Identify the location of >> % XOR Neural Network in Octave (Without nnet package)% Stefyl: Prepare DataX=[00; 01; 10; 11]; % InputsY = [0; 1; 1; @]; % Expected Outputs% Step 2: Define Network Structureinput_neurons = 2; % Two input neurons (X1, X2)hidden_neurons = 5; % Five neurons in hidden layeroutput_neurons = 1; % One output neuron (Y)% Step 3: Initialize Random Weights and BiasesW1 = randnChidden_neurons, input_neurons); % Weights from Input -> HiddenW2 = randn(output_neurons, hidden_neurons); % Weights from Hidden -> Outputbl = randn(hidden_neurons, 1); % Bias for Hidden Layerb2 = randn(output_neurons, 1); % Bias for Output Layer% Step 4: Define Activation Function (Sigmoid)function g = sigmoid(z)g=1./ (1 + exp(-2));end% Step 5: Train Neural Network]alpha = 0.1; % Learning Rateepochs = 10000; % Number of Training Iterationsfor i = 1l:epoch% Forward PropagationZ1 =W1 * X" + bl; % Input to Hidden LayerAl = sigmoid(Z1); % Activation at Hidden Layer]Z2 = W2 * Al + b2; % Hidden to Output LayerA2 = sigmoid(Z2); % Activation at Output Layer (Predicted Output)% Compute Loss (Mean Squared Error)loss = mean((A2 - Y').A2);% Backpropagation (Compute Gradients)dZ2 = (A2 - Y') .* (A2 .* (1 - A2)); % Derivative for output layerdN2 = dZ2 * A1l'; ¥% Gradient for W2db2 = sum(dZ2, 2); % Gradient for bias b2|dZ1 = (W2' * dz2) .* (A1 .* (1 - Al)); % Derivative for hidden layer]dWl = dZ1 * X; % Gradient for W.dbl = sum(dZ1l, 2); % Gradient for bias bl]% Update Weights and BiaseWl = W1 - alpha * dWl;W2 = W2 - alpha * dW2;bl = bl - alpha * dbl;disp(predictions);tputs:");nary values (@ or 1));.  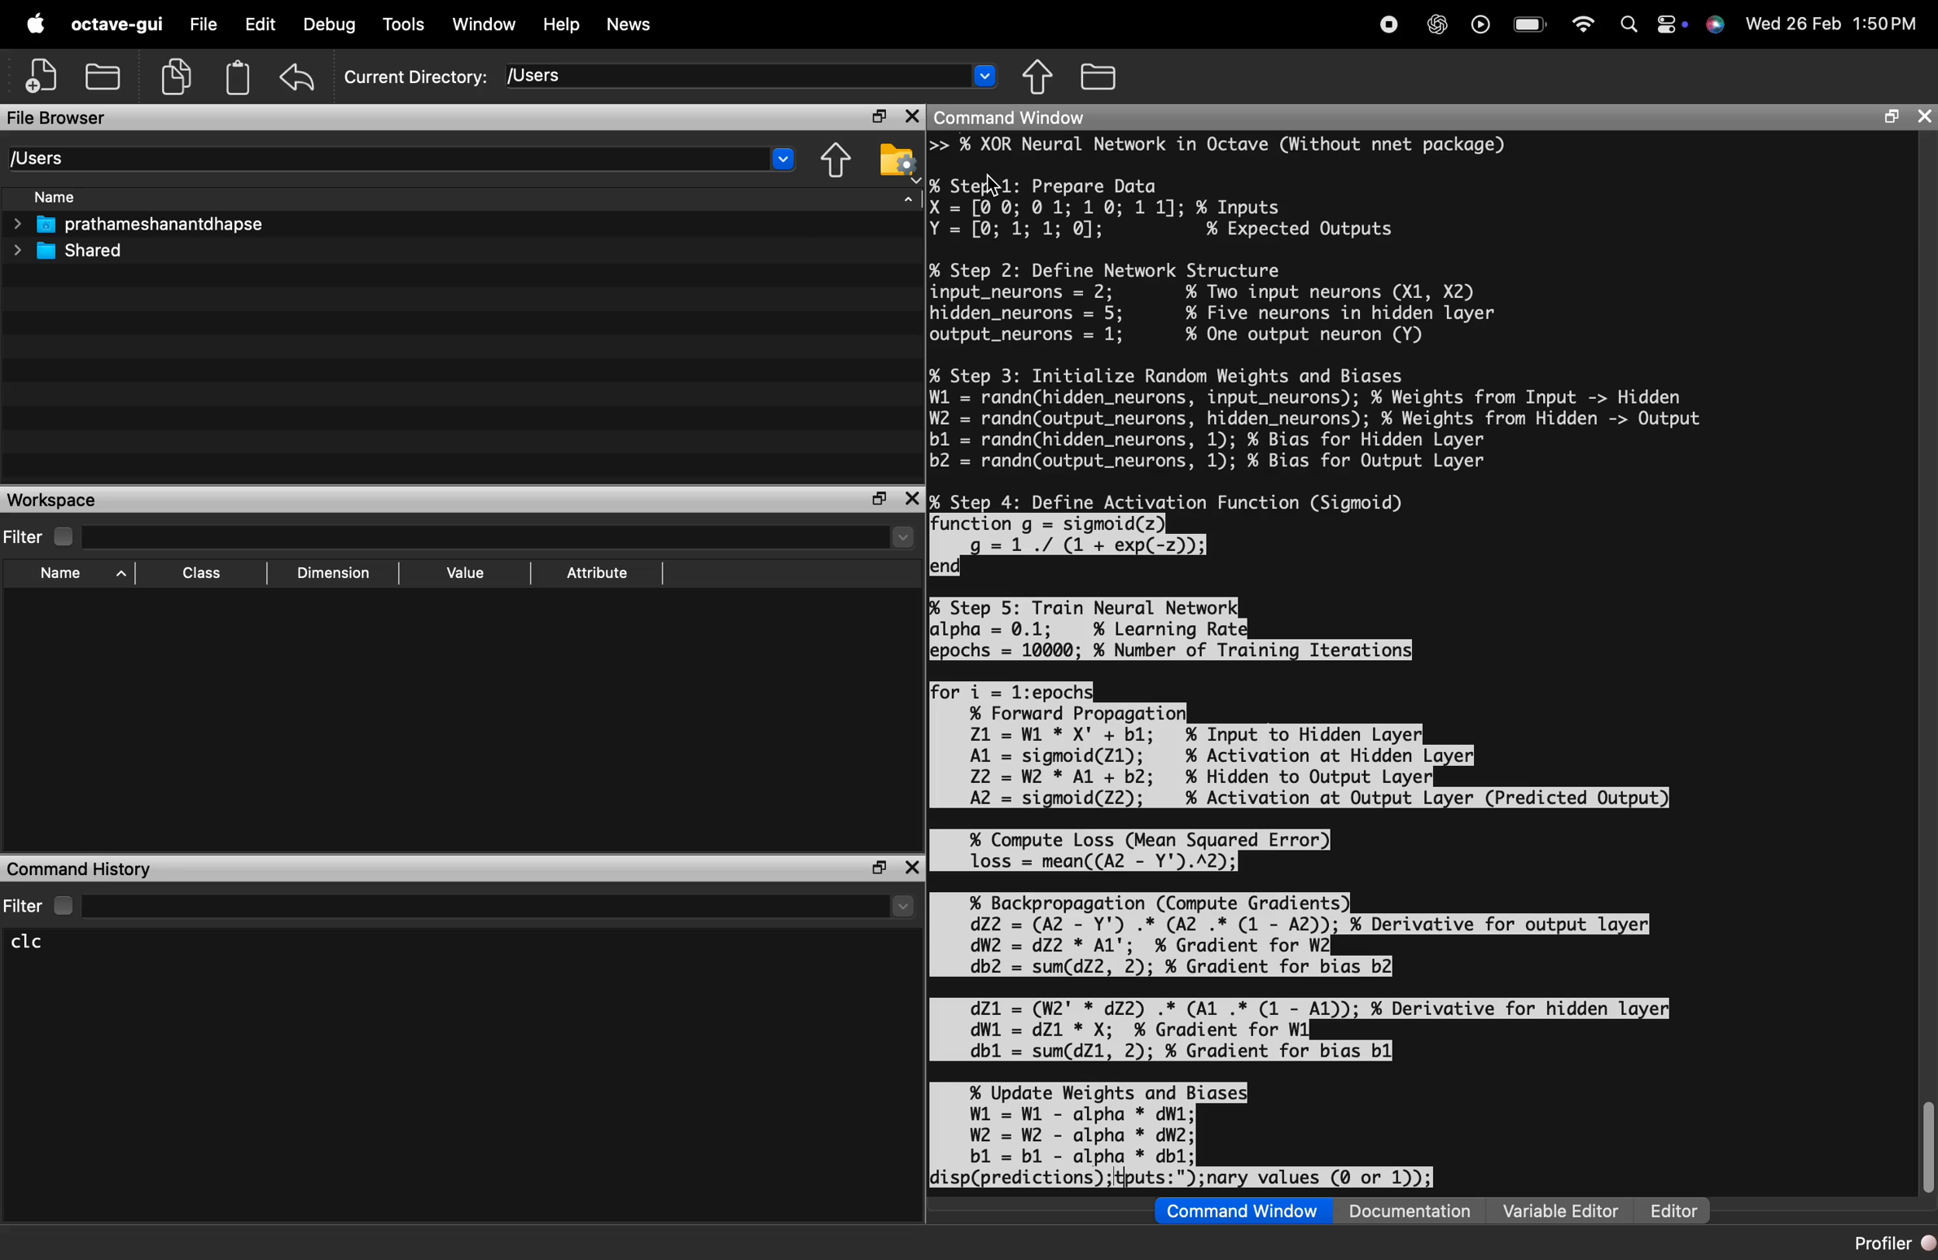
(1322, 663).